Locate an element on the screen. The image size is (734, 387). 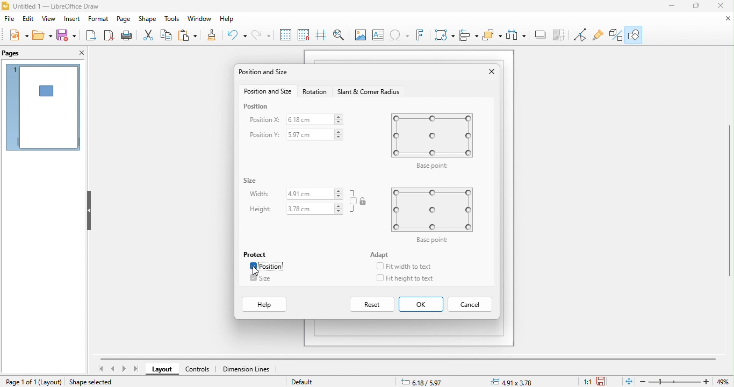
edit is located at coordinates (28, 19).